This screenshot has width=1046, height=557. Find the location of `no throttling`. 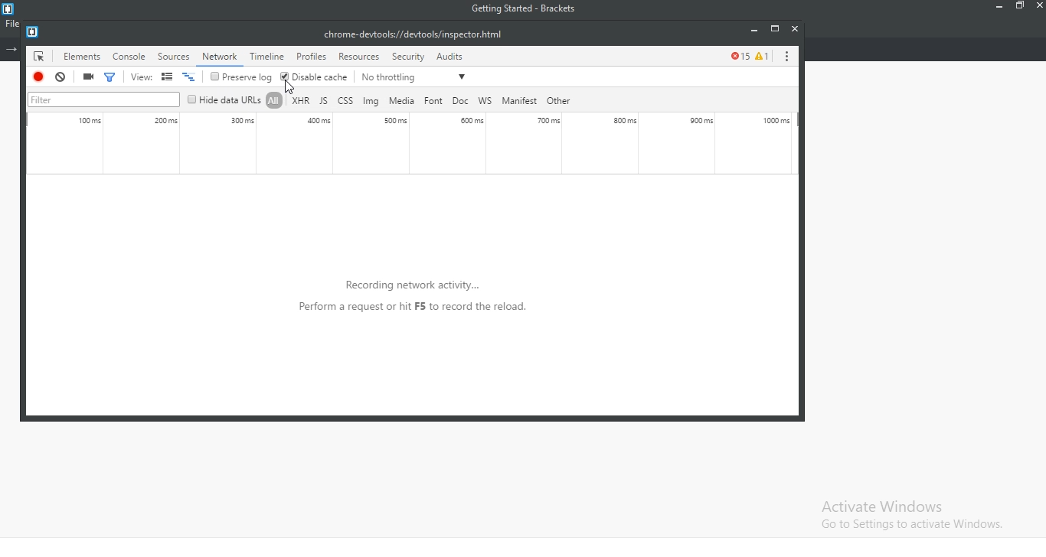

no throttling is located at coordinates (415, 76).